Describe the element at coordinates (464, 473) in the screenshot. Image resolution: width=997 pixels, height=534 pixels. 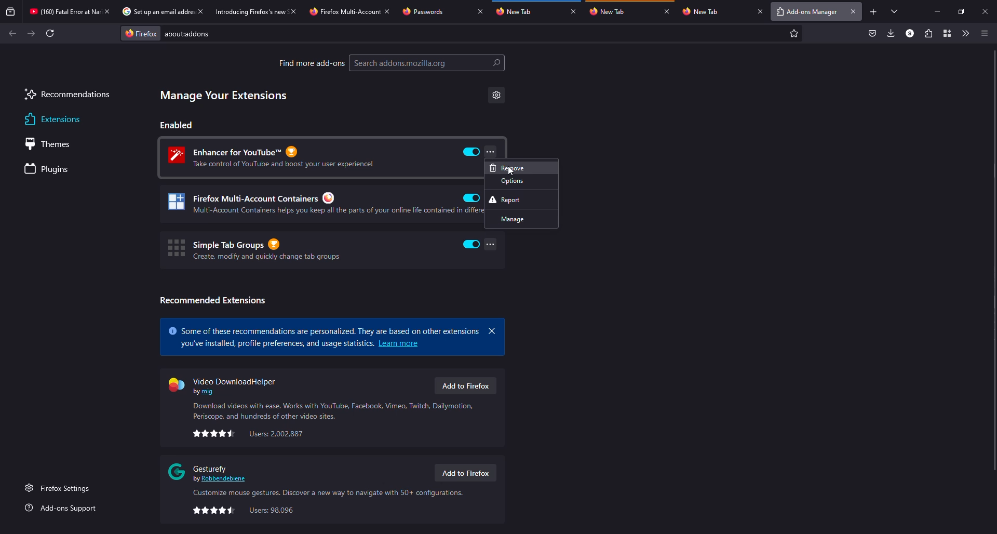
I see `add to firefox` at that location.